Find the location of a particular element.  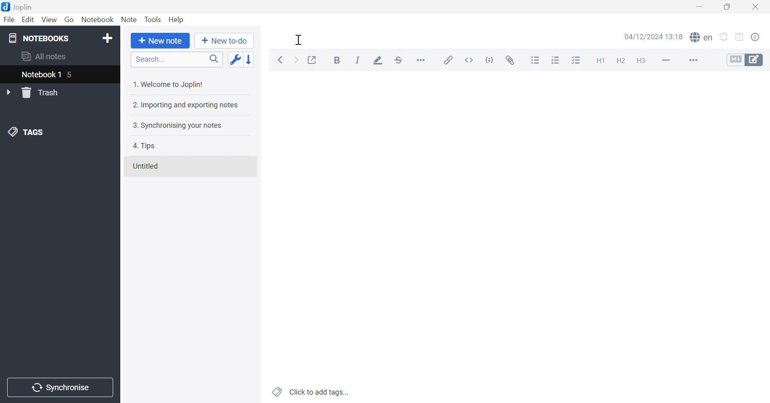

Back is located at coordinates (280, 60).